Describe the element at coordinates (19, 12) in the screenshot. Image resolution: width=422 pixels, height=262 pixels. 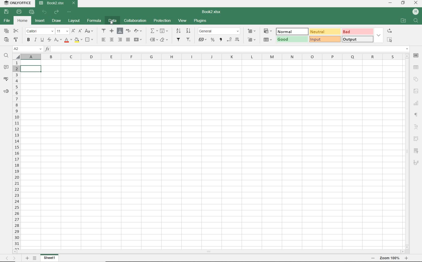
I see `PRINT` at that location.